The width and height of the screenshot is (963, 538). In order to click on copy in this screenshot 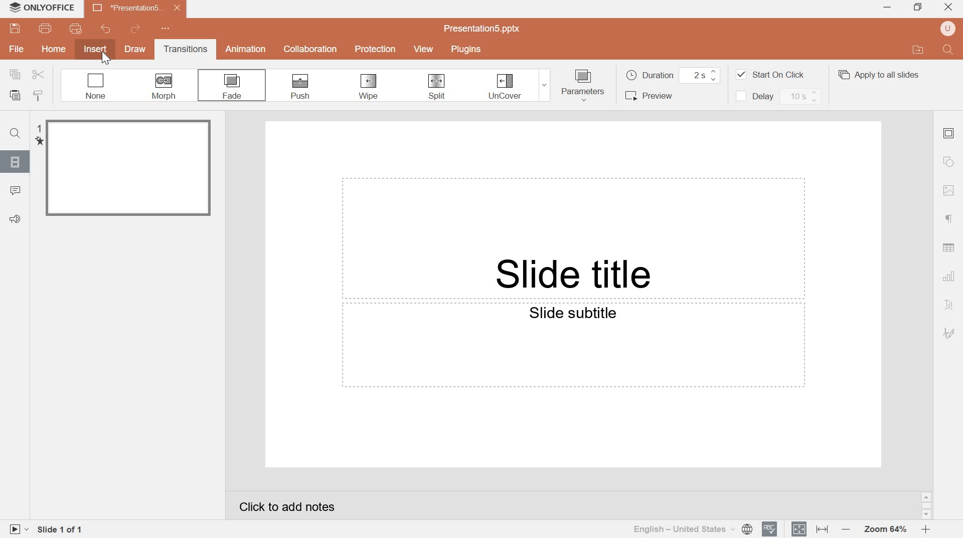, I will do `click(16, 74)`.